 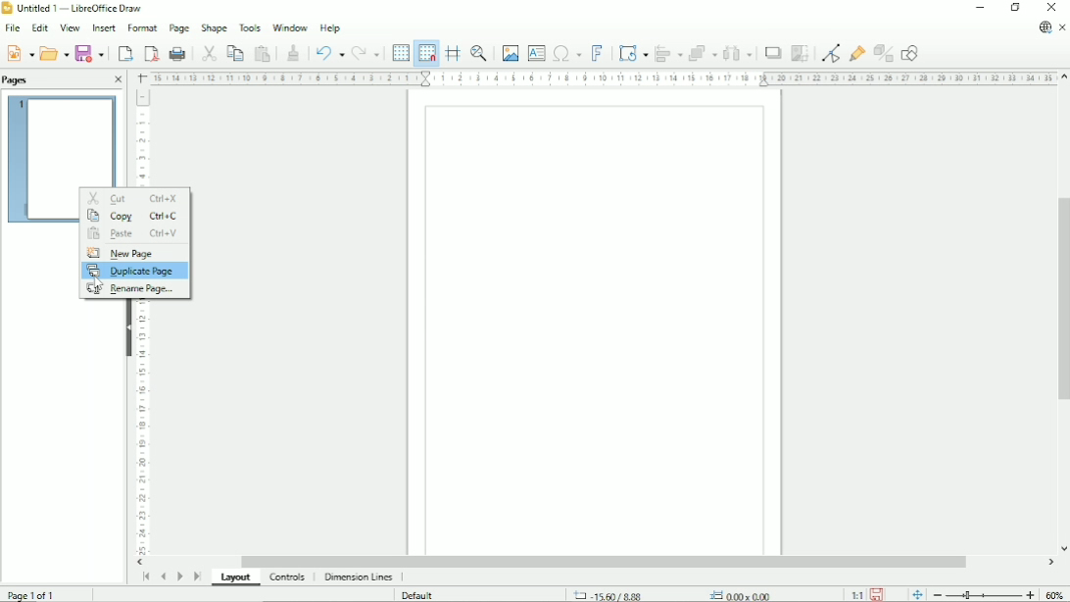 I want to click on Cursor position, so click(x=676, y=594).